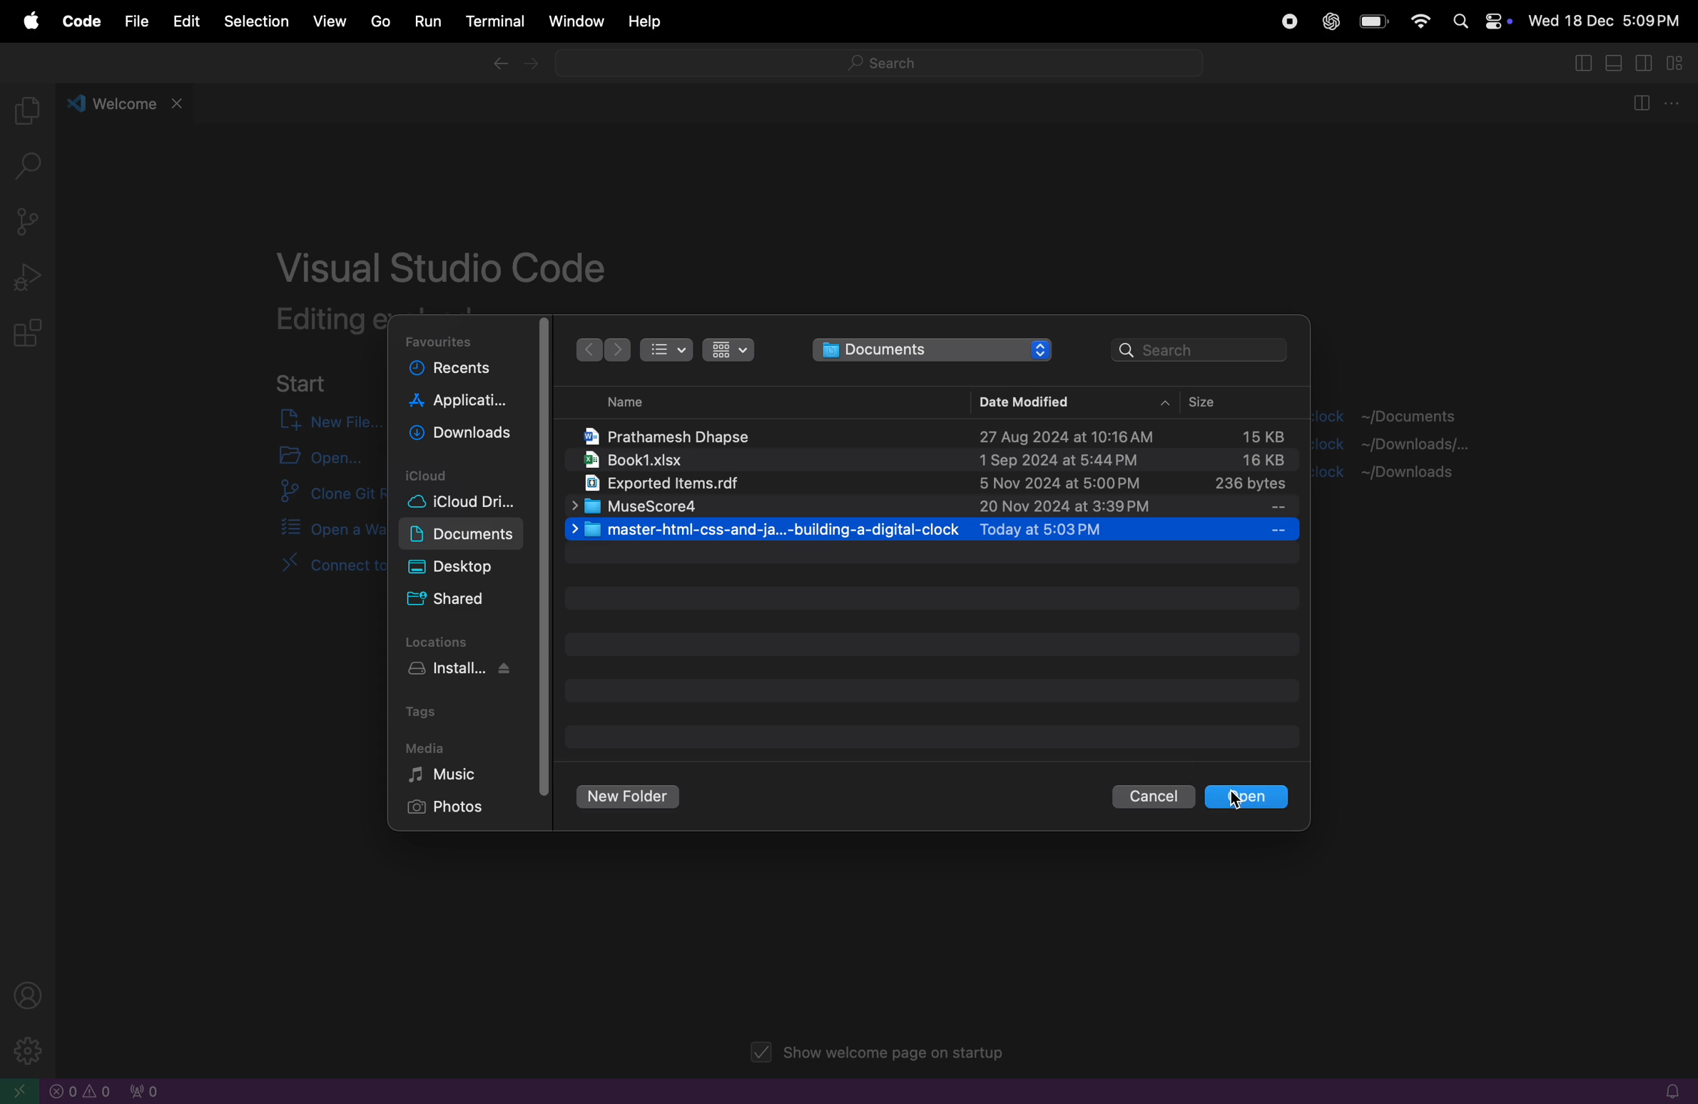  Describe the element at coordinates (1419, 19) in the screenshot. I see `` at that location.